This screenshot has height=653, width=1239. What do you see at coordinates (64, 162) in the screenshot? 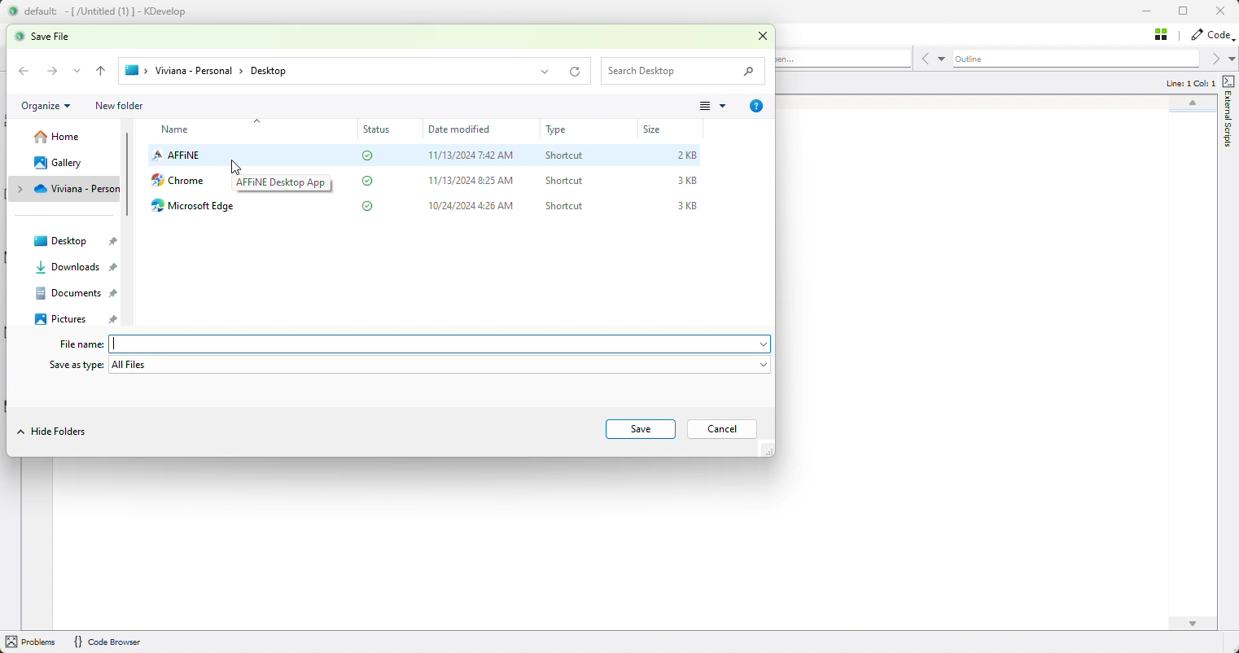
I see `gallery` at bounding box center [64, 162].